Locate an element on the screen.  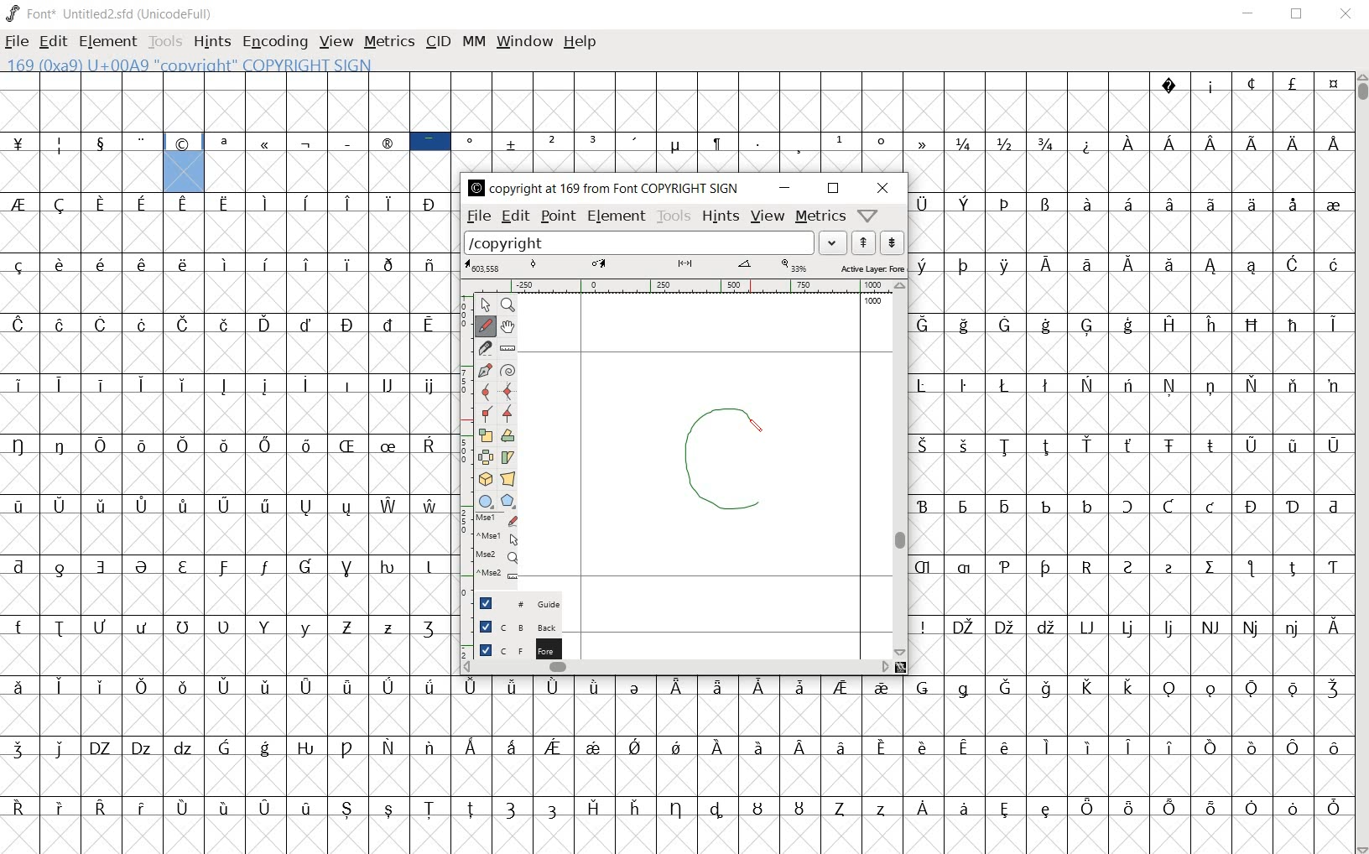
file is located at coordinates (477, 216).